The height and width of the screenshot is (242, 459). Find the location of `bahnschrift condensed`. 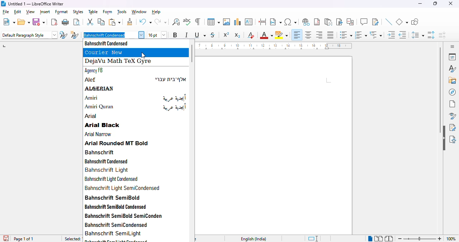

bahnschrift condensed is located at coordinates (107, 43).